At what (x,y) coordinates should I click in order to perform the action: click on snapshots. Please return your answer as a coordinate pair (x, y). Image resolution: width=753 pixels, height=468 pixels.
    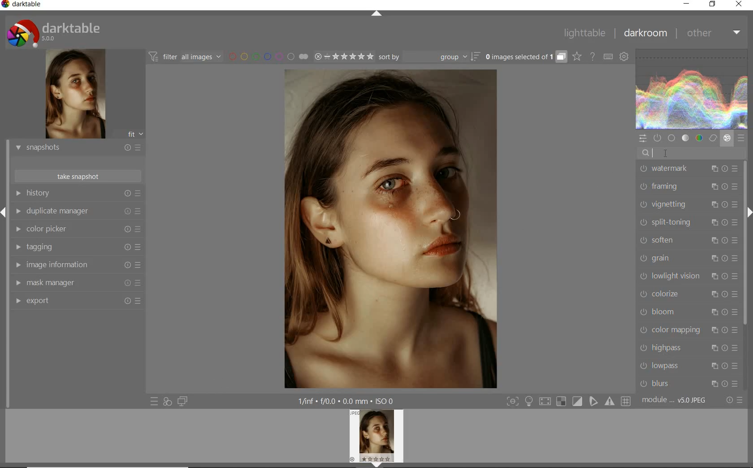
    Looking at the image, I should click on (78, 148).